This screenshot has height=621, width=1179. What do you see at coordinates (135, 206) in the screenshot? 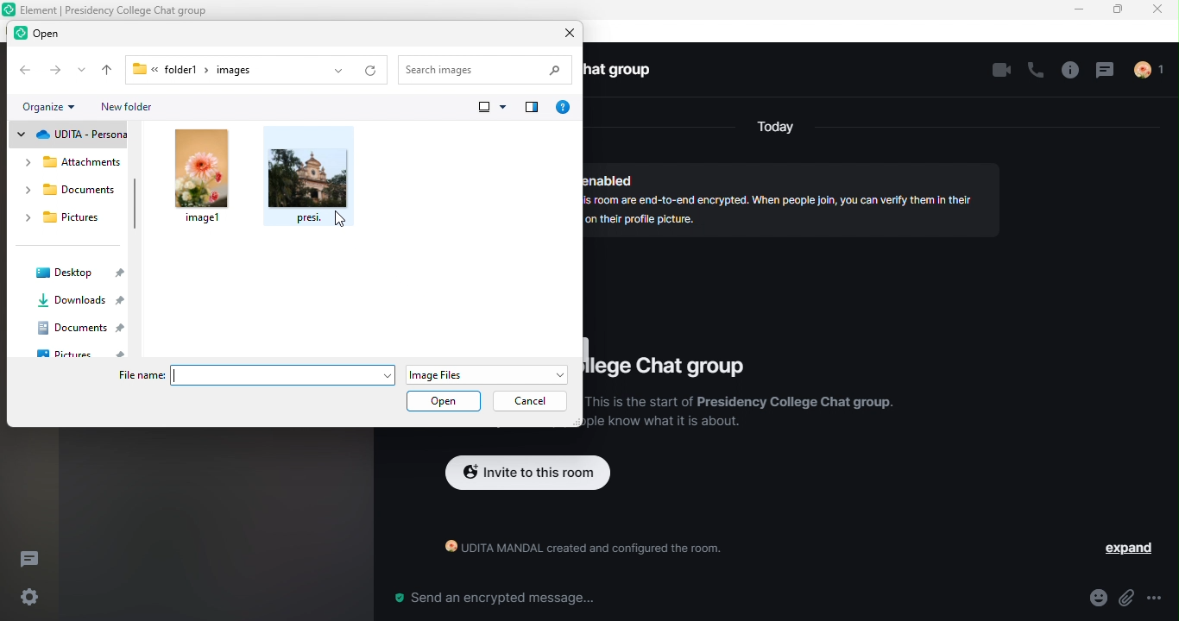
I see `vertical scroll bar` at bounding box center [135, 206].